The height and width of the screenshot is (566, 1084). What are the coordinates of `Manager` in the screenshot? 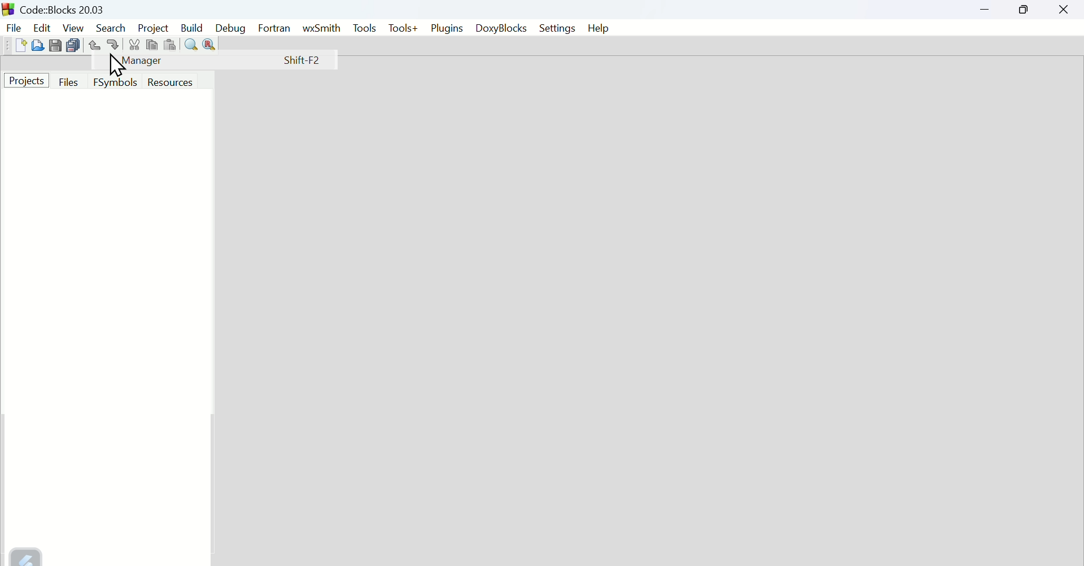 It's located at (220, 60).